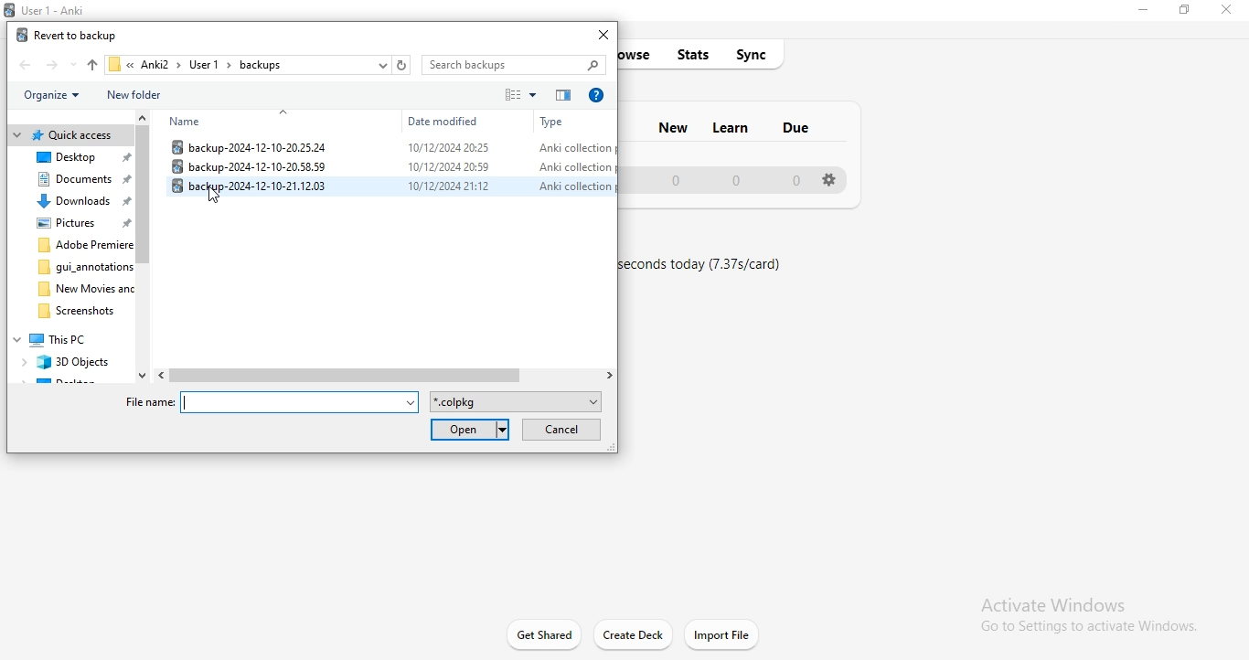 This screenshot has height=660, width=1249. I want to click on organise, so click(57, 96).